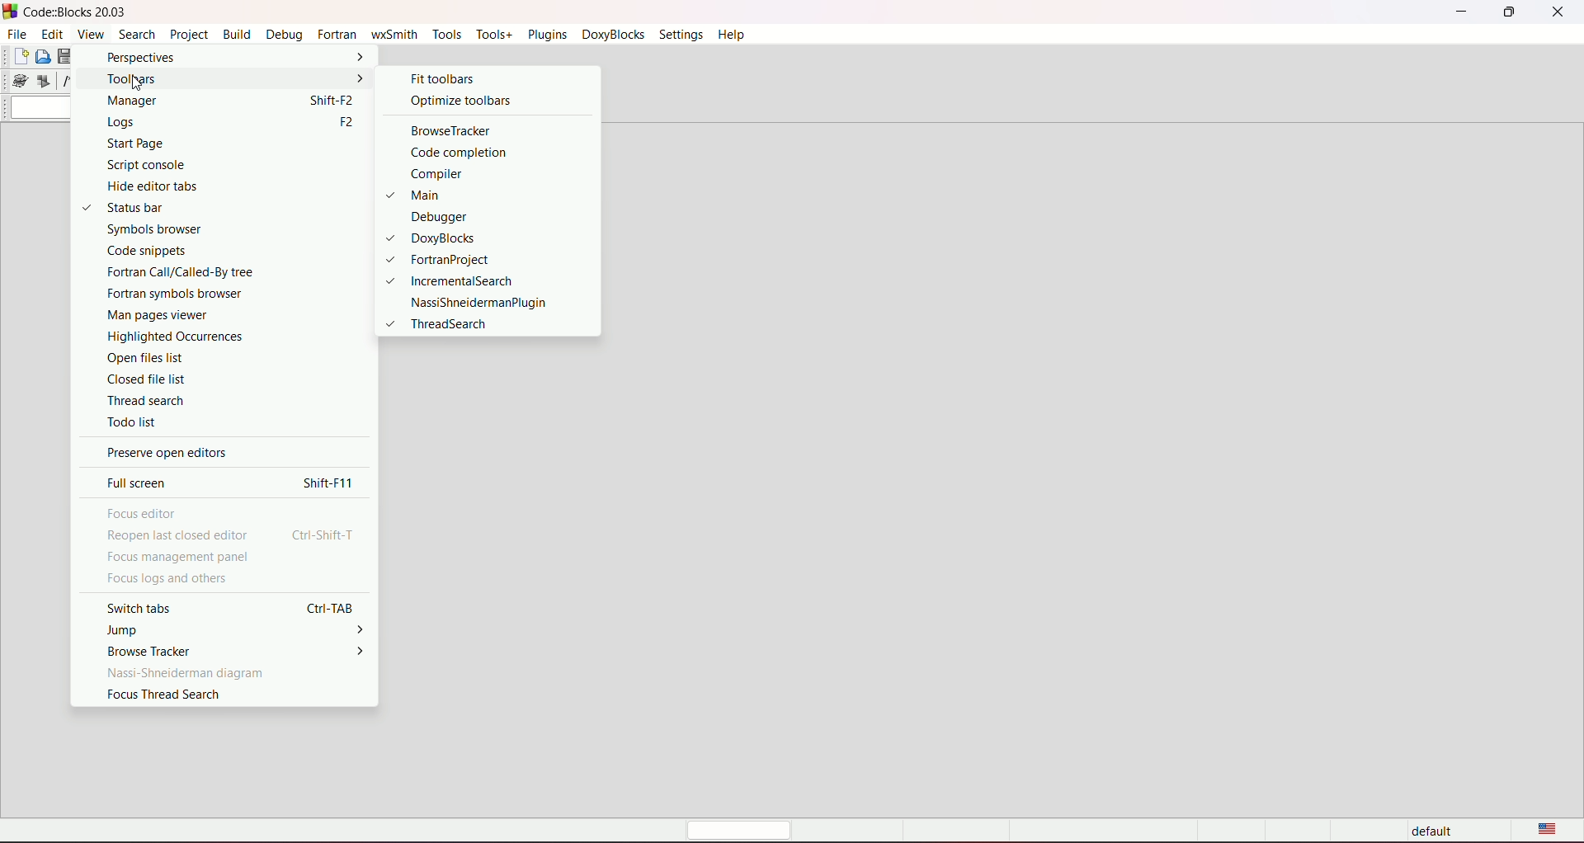 This screenshot has height=843, width=1584. What do you see at coordinates (205, 78) in the screenshot?
I see `toolbars` at bounding box center [205, 78].